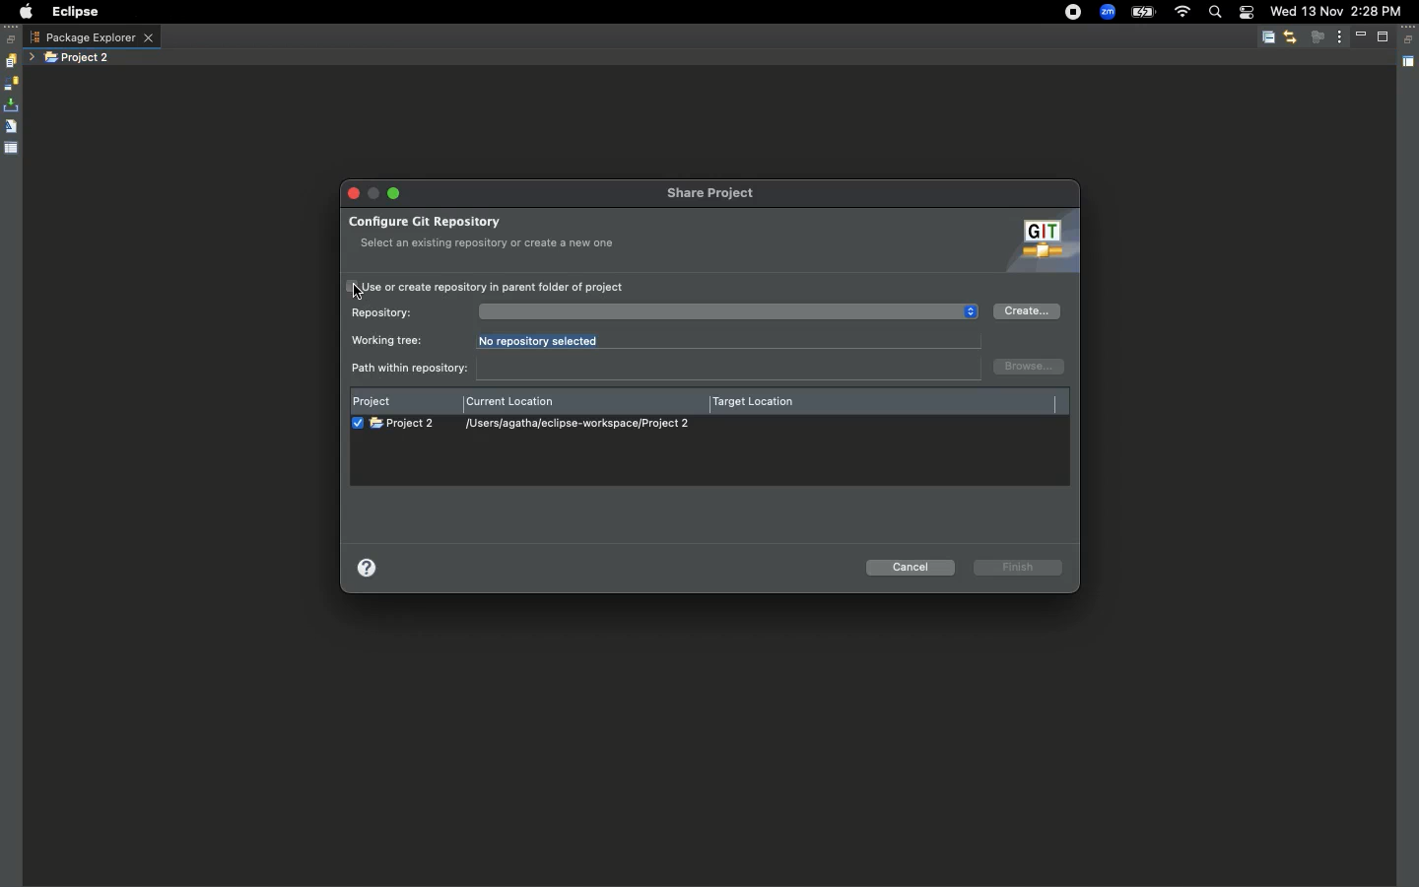 This screenshot has height=887, width=1419. Describe the element at coordinates (1364, 36) in the screenshot. I see `Minimize` at that location.